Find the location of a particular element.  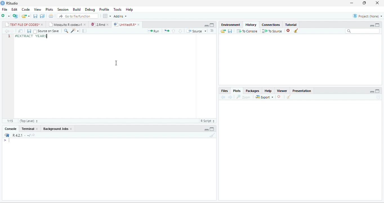

Build is located at coordinates (77, 10).